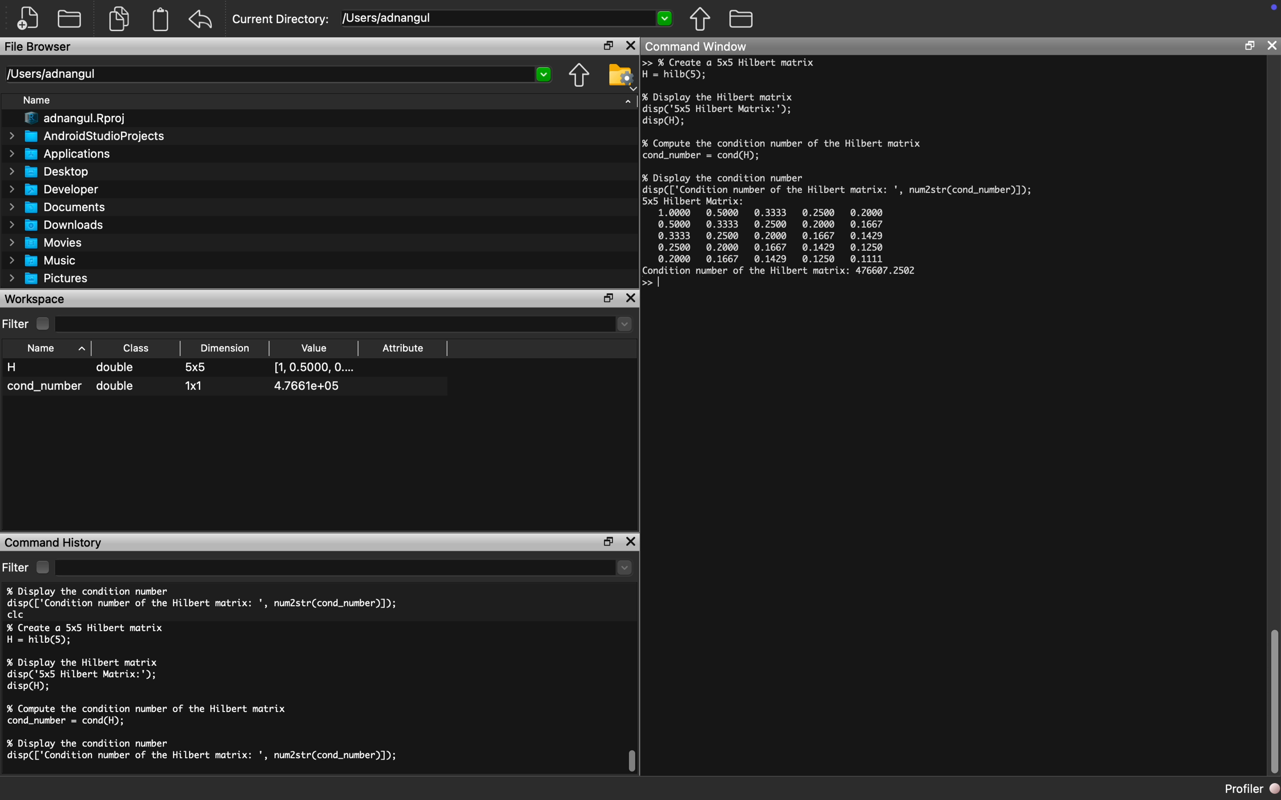 This screenshot has width=1281, height=800. Describe the element at coordinates (632, 46) in the screenshot. I see `Close` at that location.